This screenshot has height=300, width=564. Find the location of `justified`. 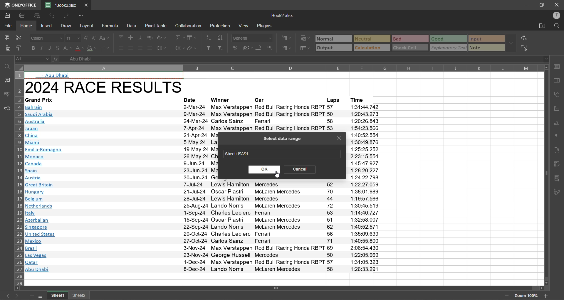

justified is located at coordinates (149, 48).